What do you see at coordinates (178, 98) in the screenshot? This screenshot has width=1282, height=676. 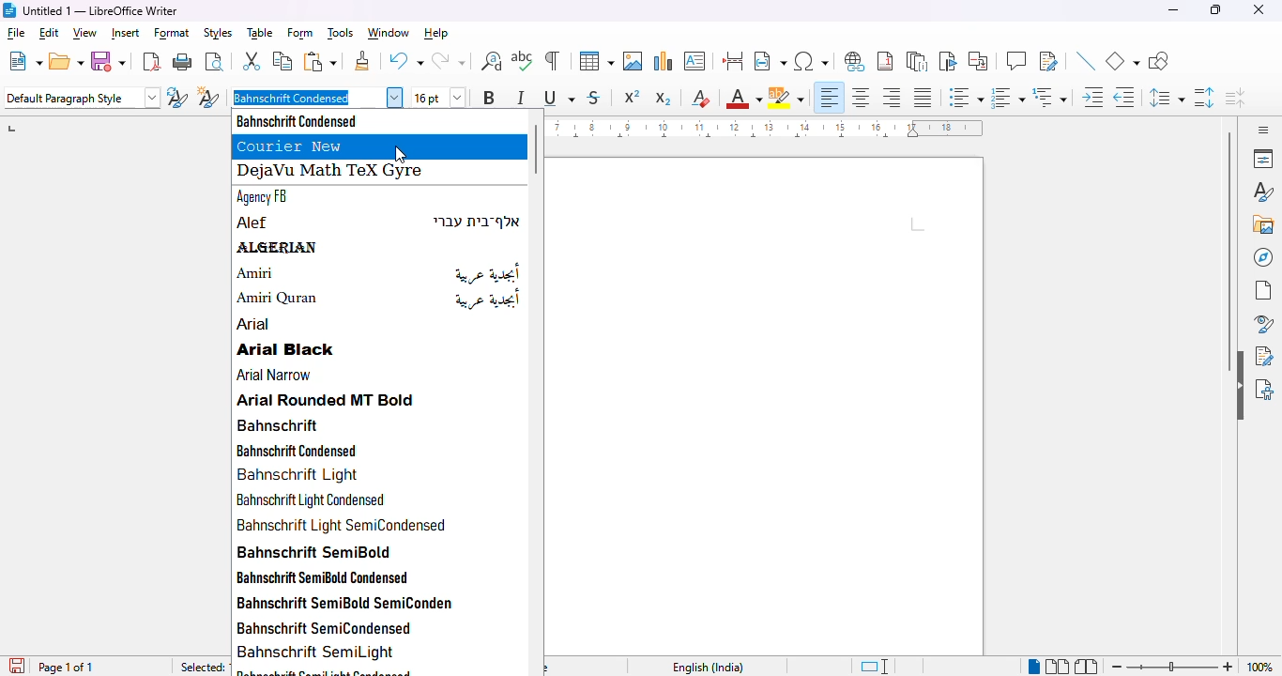 I see `update selected style` at bounding box center [178, 98].